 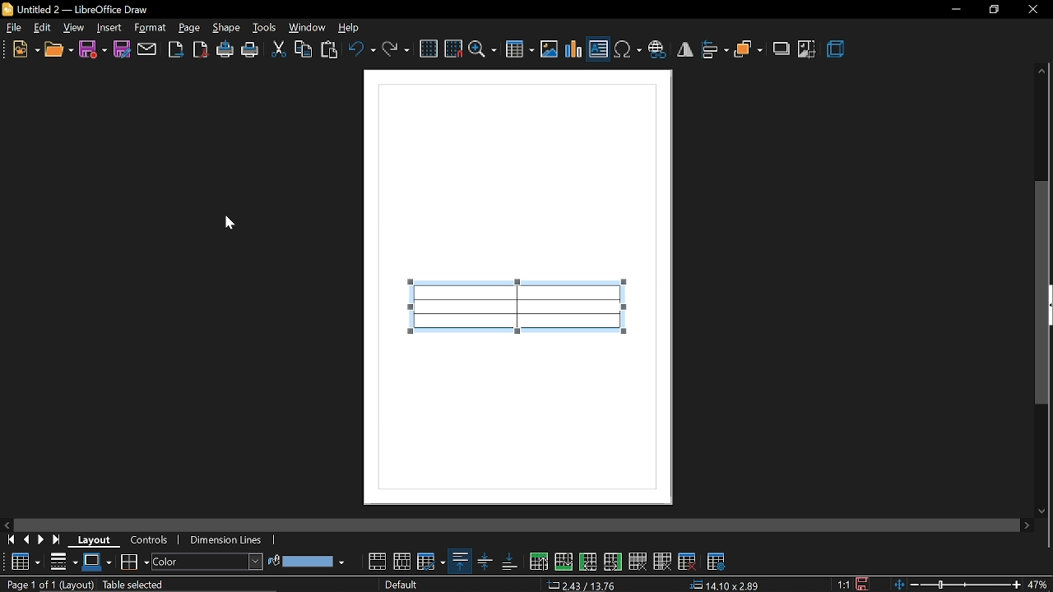 I want to click on shadow, so click(x=781, y=50).